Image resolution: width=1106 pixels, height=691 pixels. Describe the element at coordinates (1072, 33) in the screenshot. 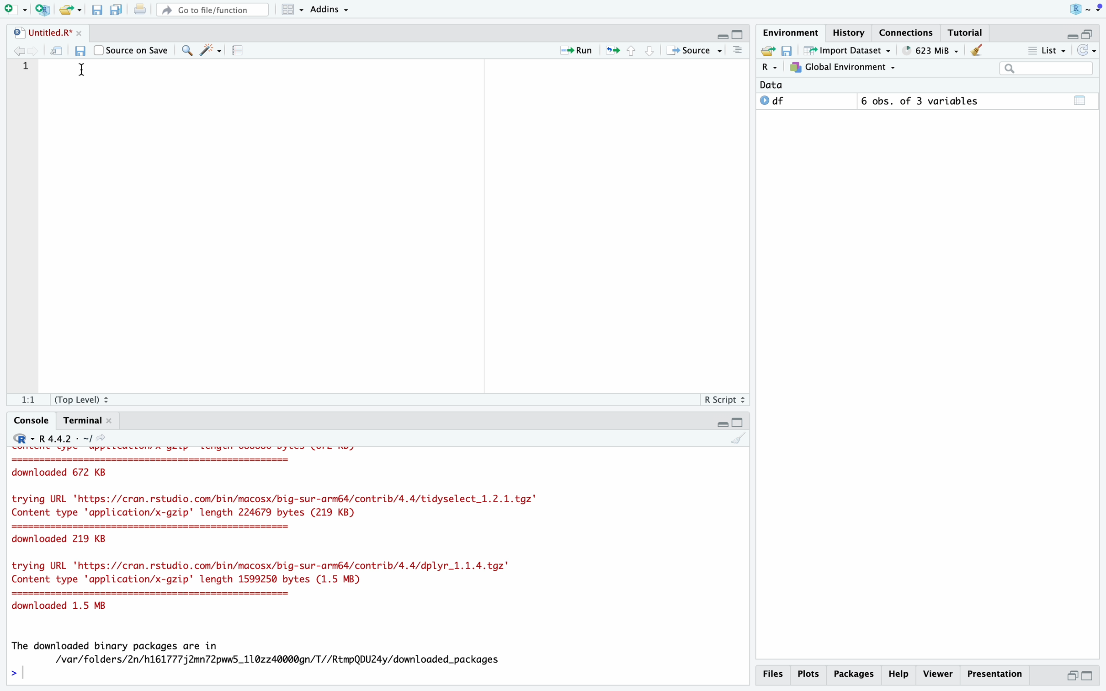

I see `Hide` at that location.